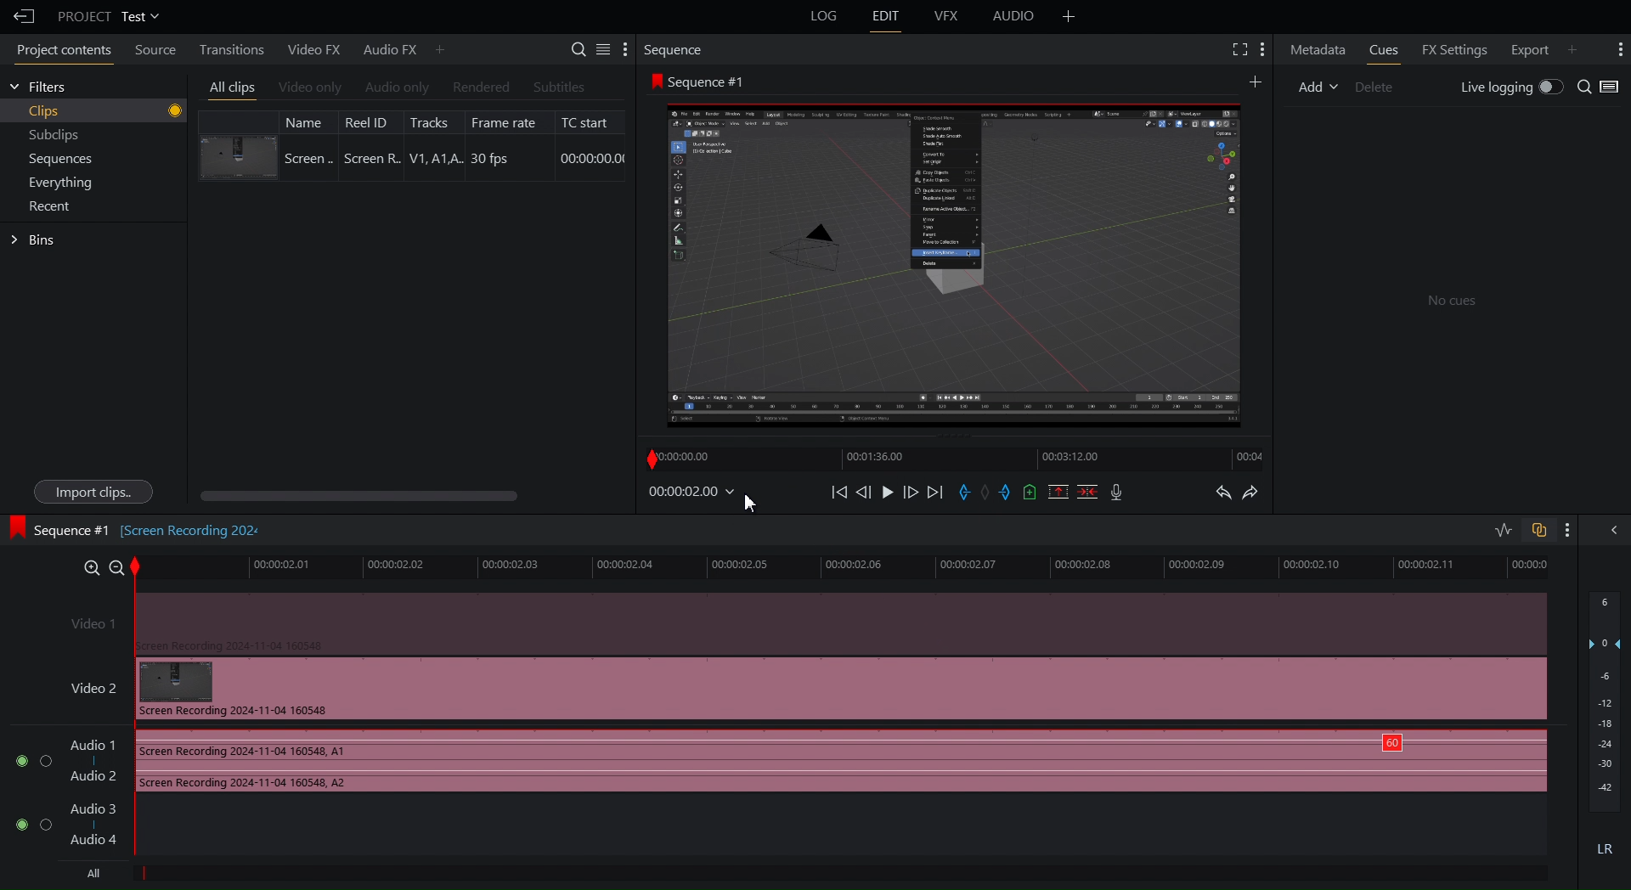 The height and width of the screenshot is (890, 1631). What do you see at coordinates (720, 492) in the screenshot?
I see `Apply` at bounding box center [720, 492].